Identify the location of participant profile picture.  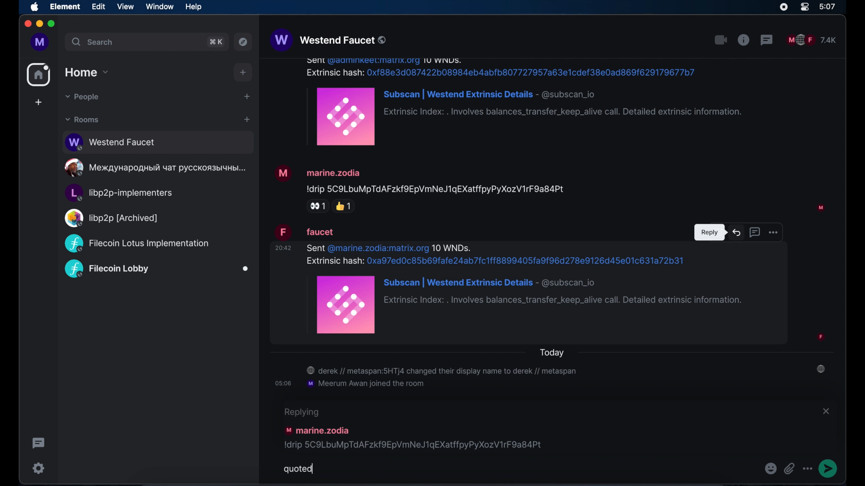
(820, 72).